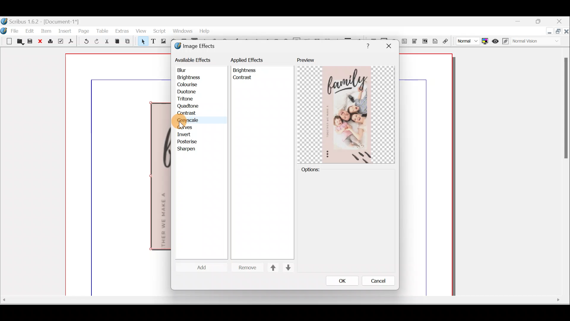 This screenshot has width=570, height=321. Describe the element at coordinates (195, 92) in the screenshot. I see `duotone` at that location.